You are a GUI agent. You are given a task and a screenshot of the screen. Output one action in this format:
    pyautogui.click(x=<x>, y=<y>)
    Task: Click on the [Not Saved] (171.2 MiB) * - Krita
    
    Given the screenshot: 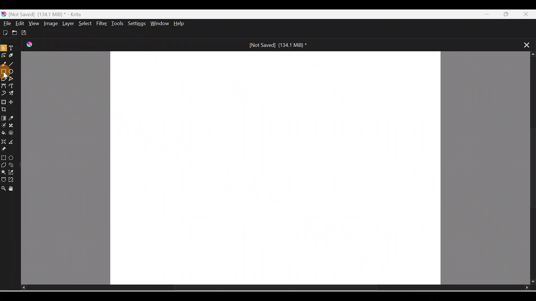 What is the action you would take?
    pyautogui.click(x=45, y=14)
    